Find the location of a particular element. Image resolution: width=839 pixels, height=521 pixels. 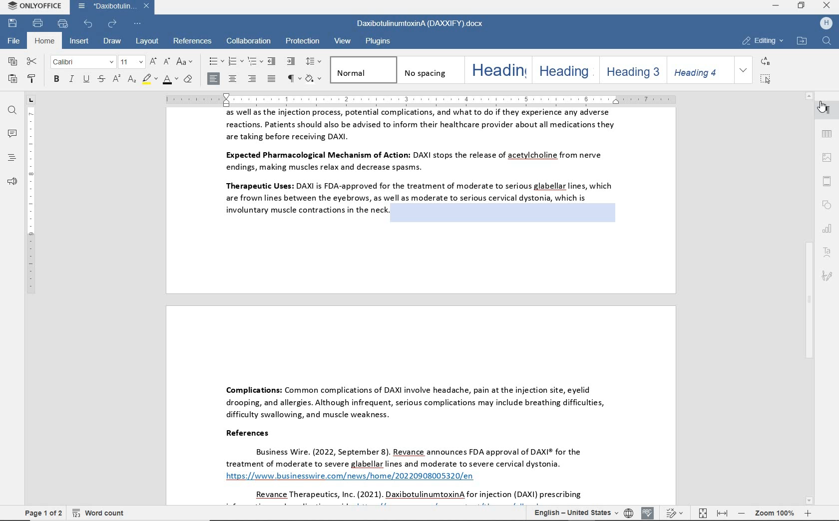

zoom out or zoom in is located at coordinates (774, 513).